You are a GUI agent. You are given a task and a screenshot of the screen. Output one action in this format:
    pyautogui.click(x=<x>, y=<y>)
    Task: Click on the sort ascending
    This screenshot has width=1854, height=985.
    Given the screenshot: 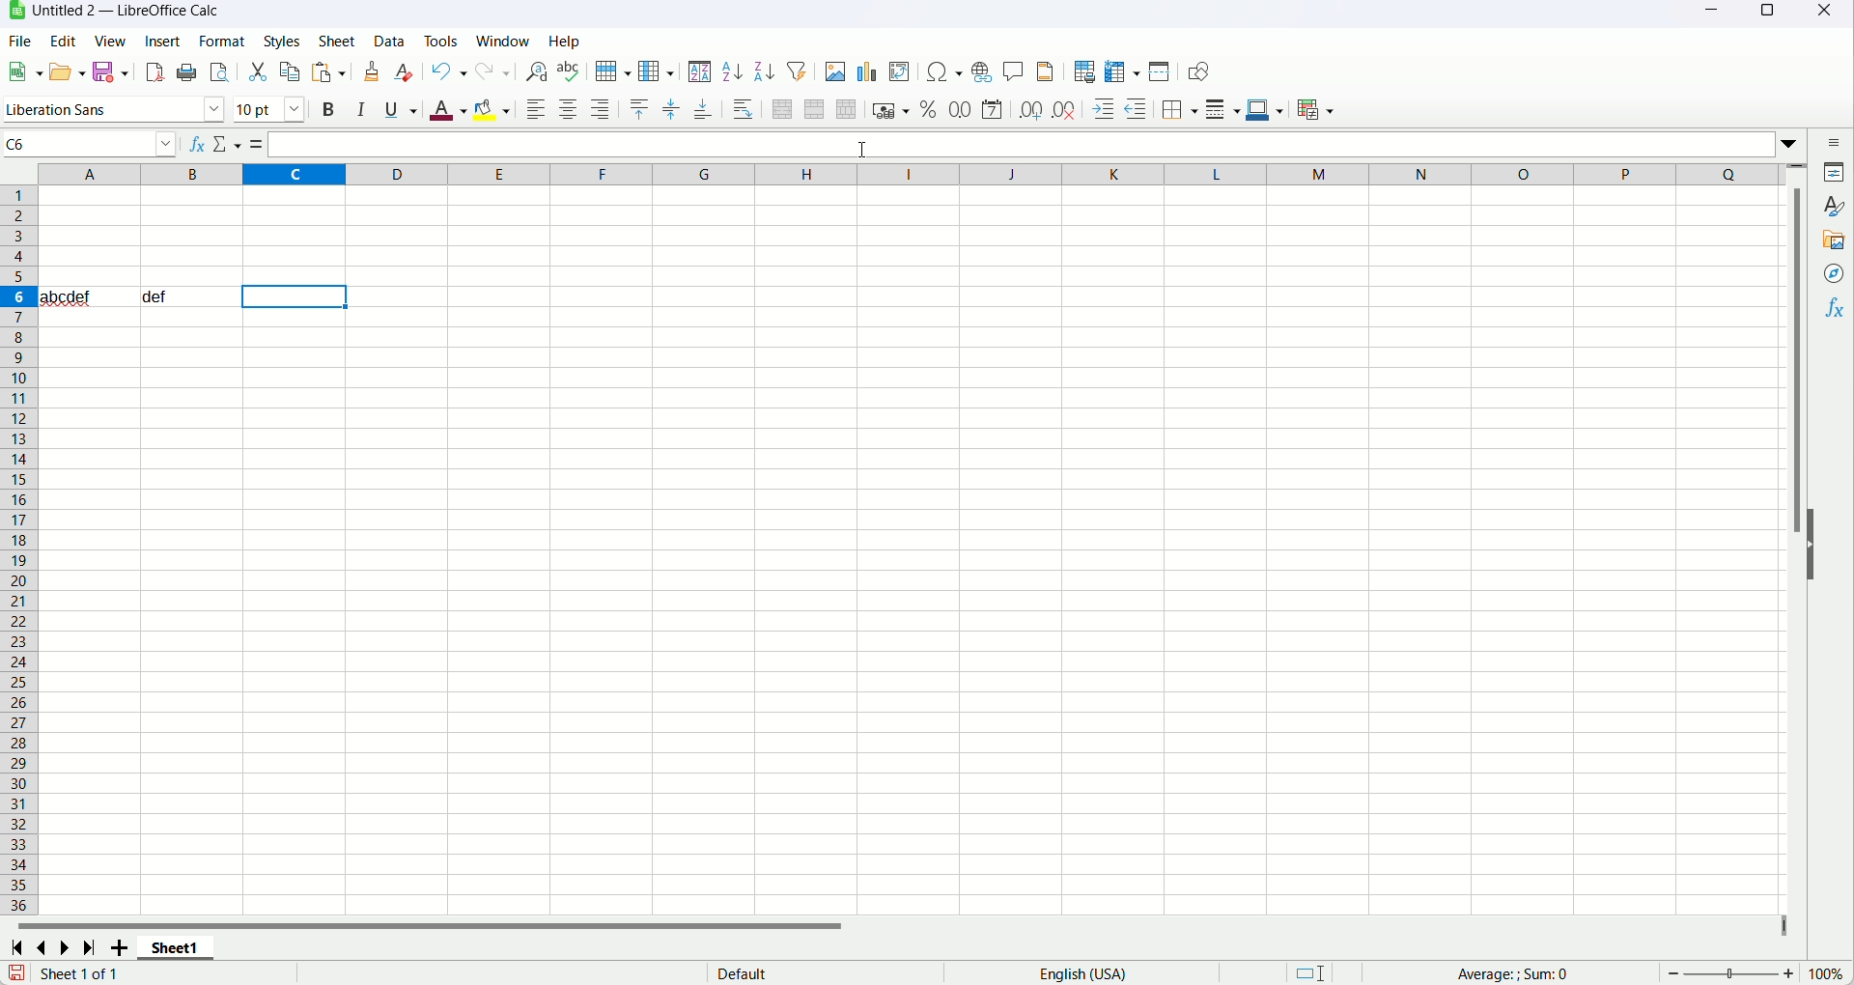 What is the action you would take?
    pyautogui.click(x=732, y=71)
    